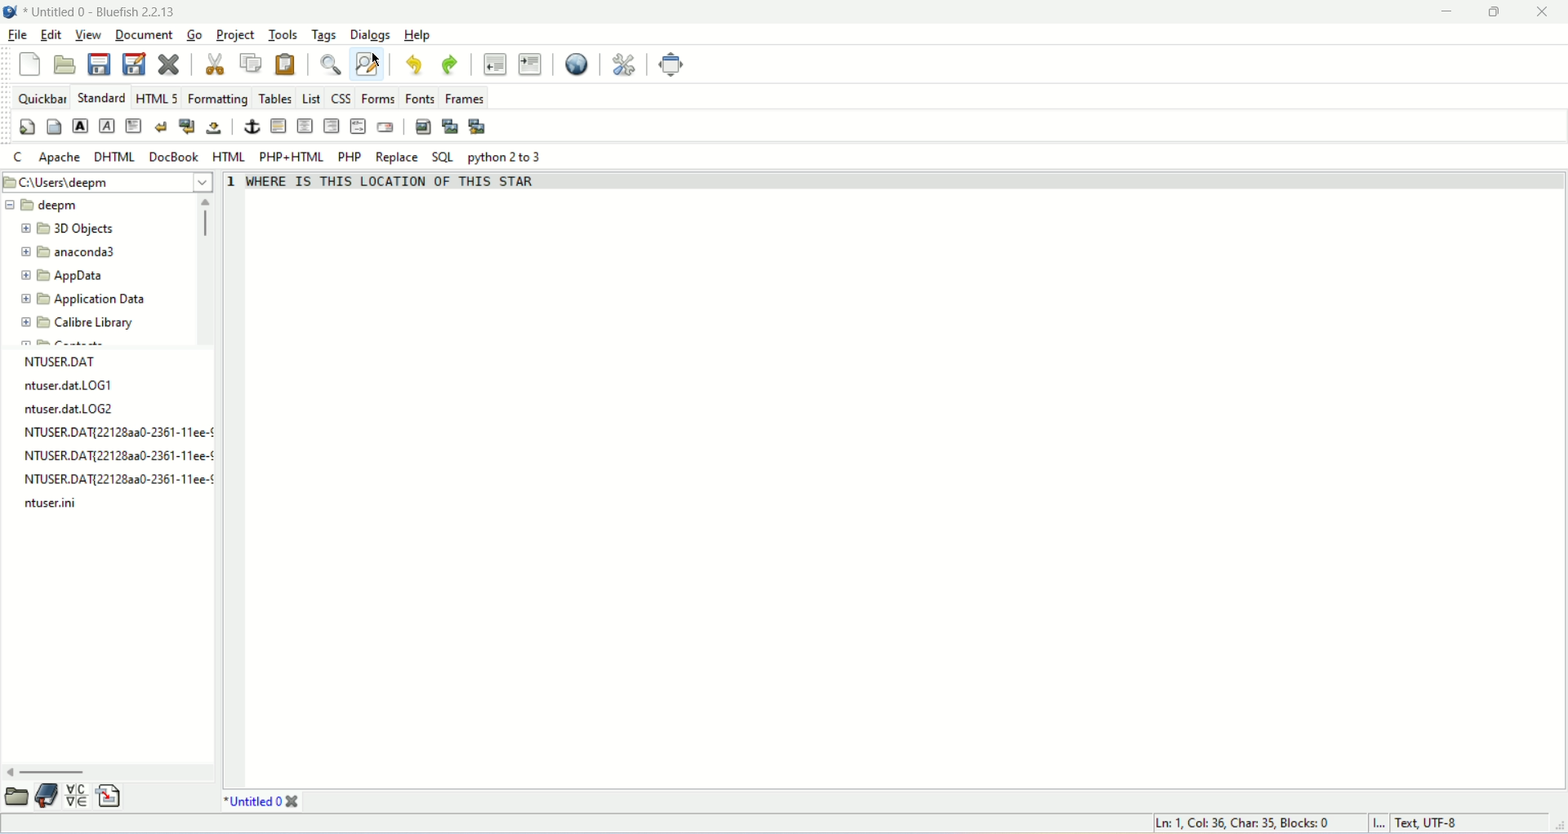 This screenshot has height=834, width=1568. I want to click on maximize, so click(1506, 12).